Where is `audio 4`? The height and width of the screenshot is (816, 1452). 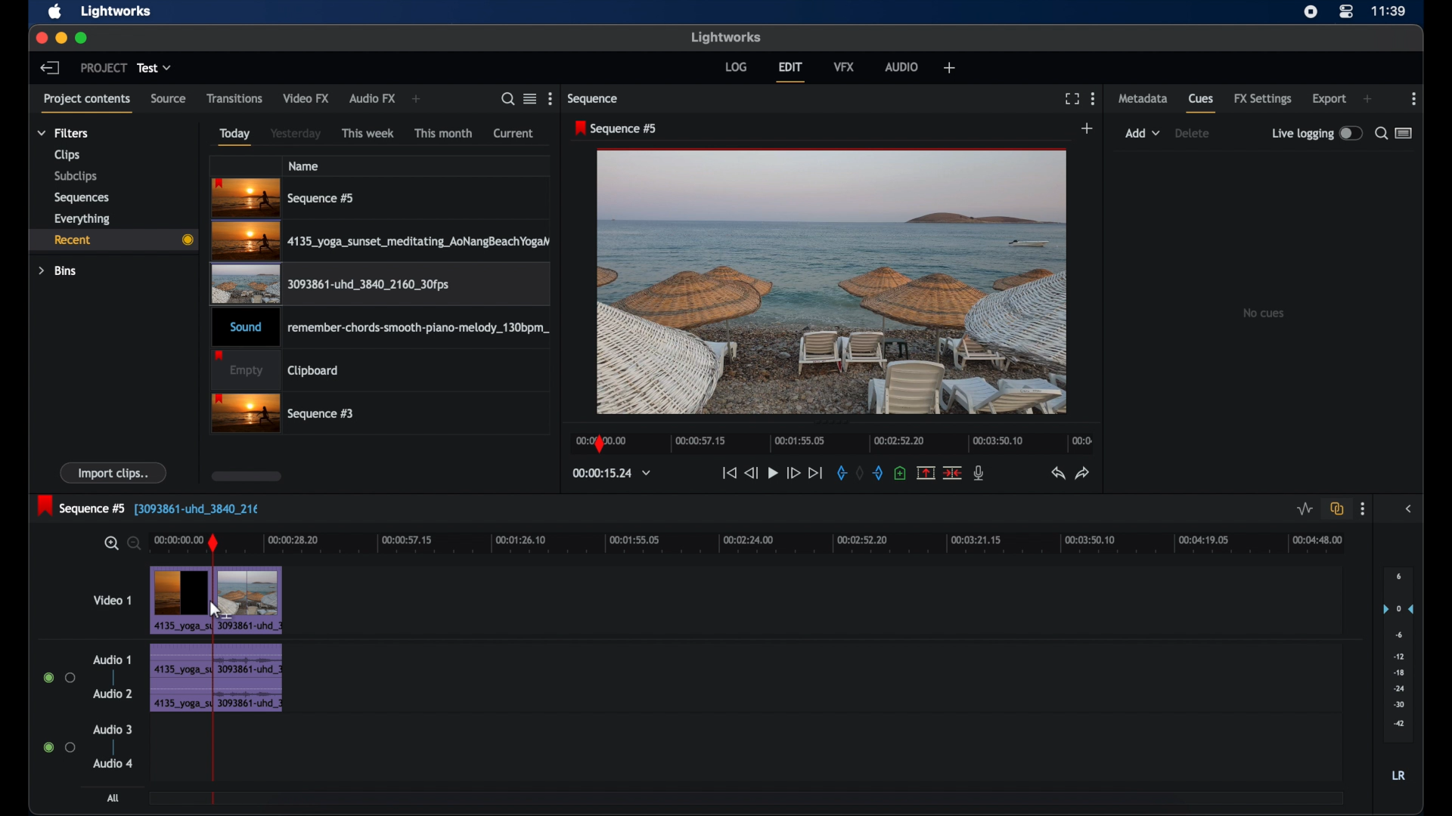
audio 4 is located at coordinates (110, 764).